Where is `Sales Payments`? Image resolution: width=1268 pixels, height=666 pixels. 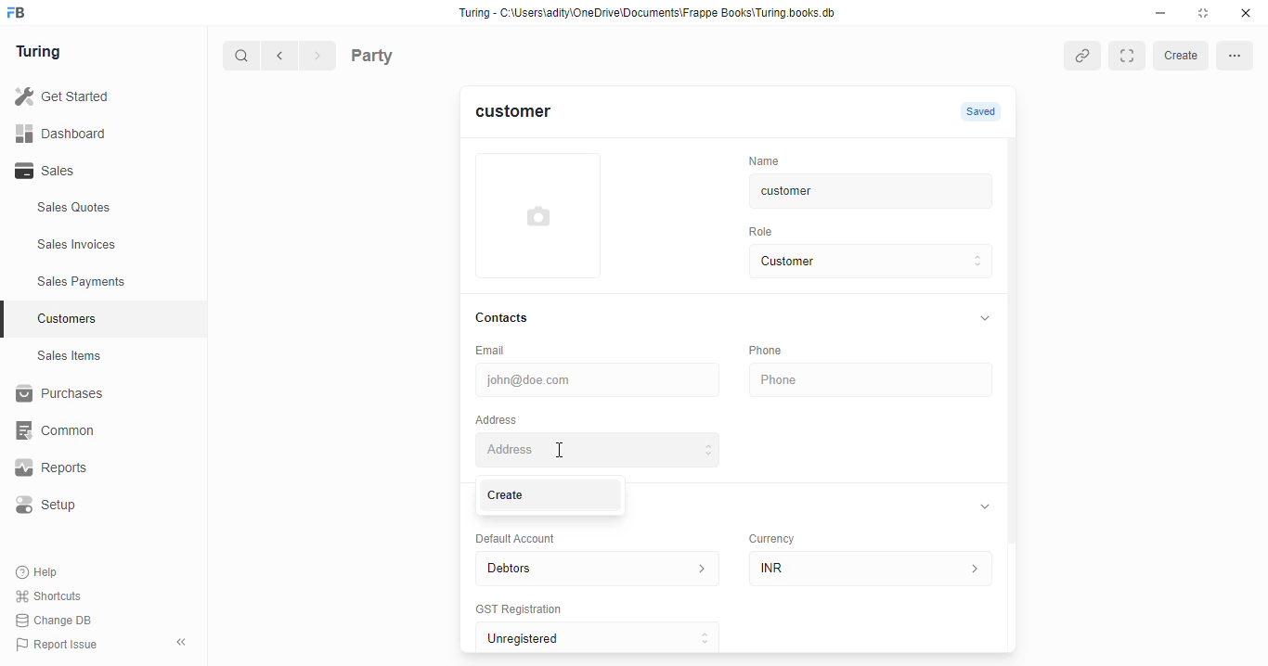
Sales Payments is located at coordinates (110, 282).